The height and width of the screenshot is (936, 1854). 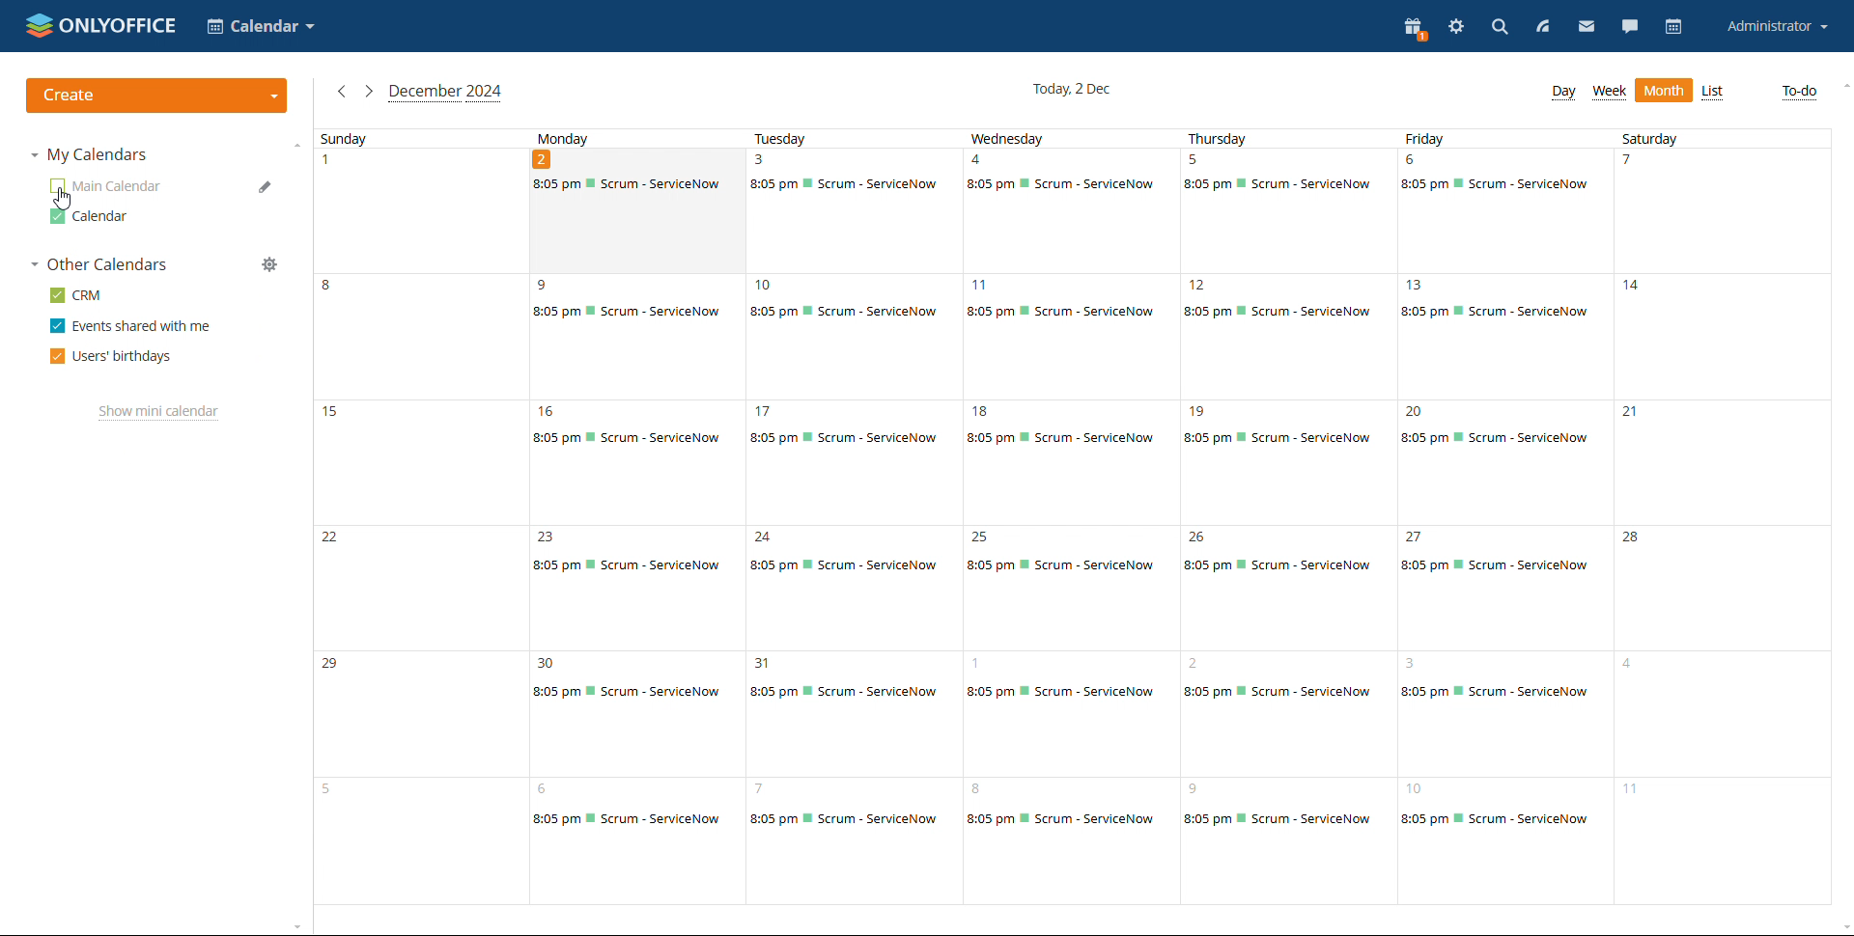 What do you see at coordinates (65, 199) in the screenshot?
I see `cursor` at bounding box center [65, 199].